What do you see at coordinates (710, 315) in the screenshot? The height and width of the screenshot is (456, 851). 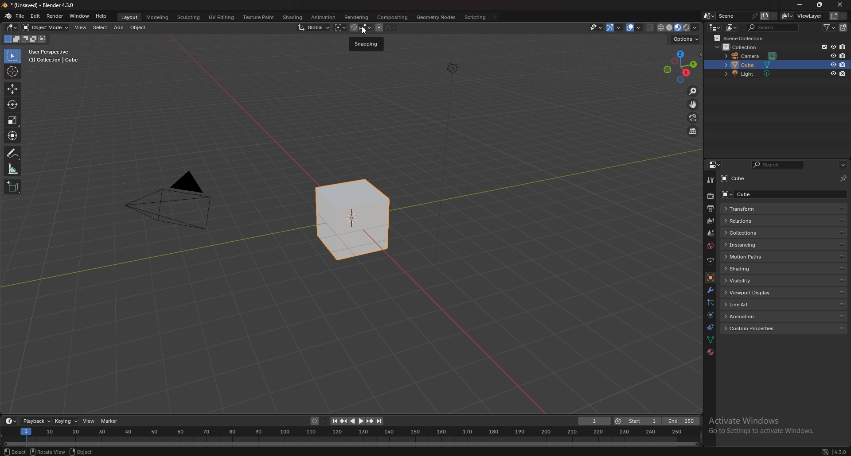 I see `physics` at bounding box center [710, 315].